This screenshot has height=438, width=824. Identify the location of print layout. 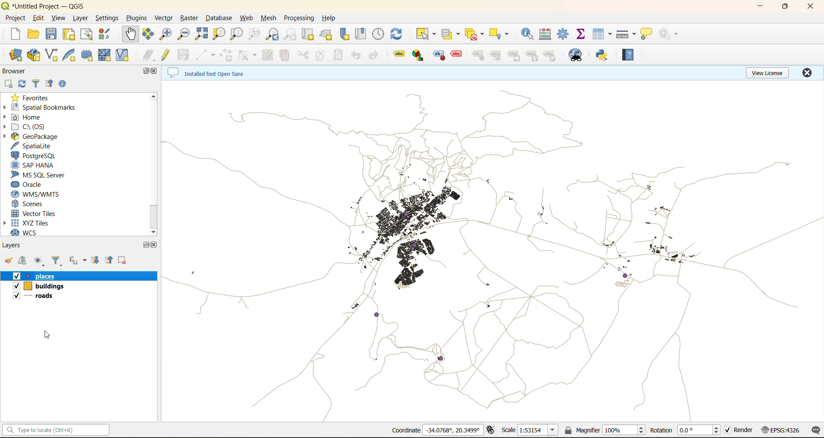
(71, 35).